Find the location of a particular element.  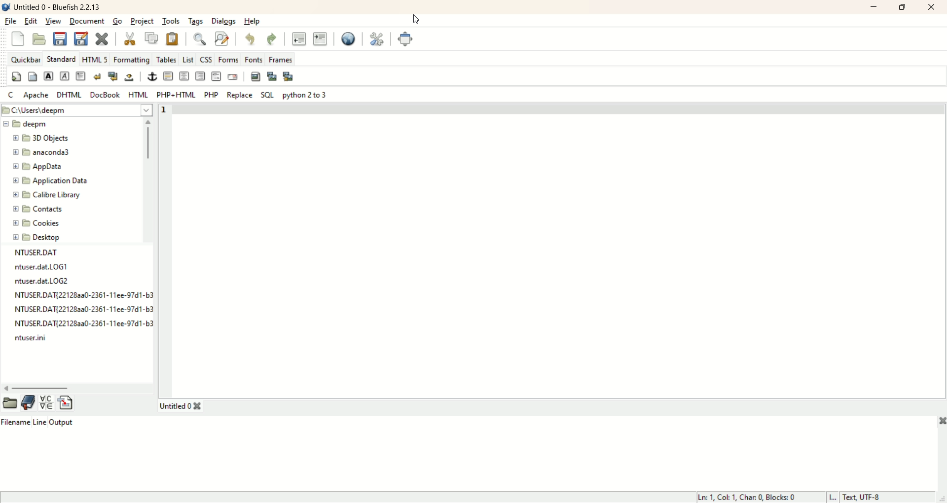

new is located at coordinates (16, 38).